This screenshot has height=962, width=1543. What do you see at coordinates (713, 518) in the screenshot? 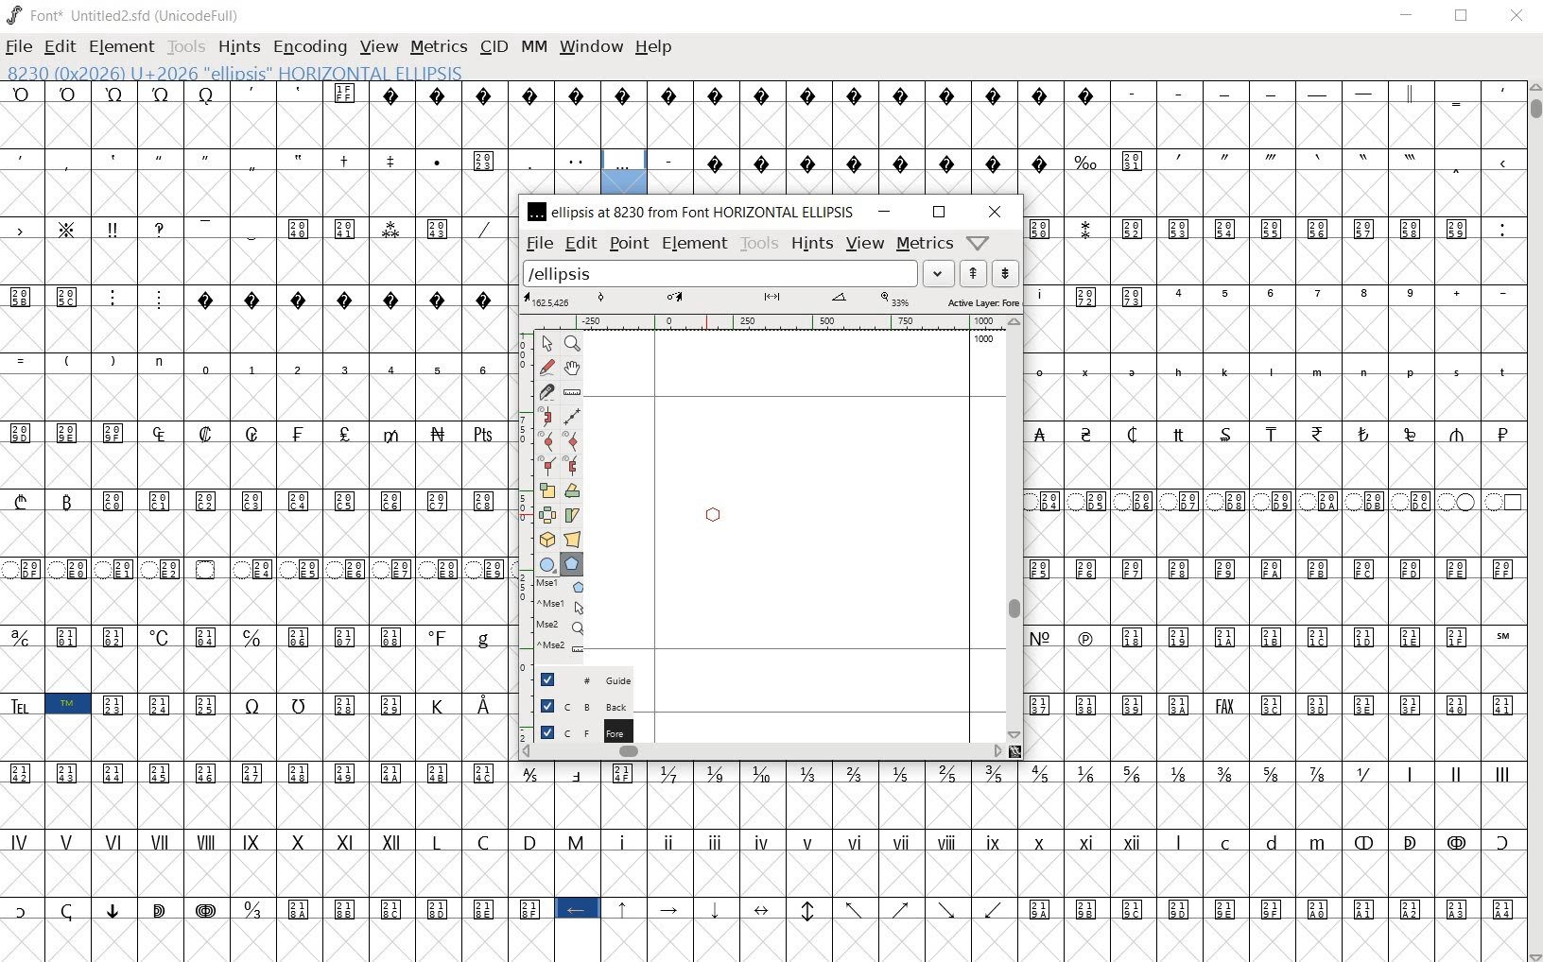
I see `polygon or star/CURSOR LOCATION` at bounding box center [713, 518].